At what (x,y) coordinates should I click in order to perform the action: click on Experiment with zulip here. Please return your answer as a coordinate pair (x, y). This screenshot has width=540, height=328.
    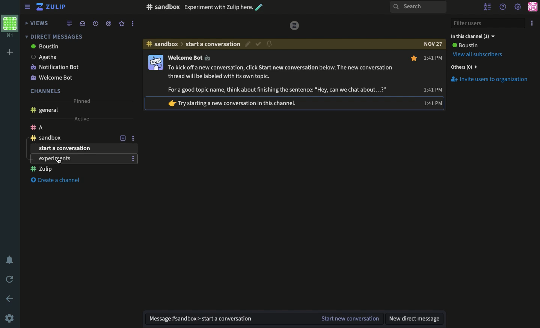
    Looking at the image, I should click on (224, 7).